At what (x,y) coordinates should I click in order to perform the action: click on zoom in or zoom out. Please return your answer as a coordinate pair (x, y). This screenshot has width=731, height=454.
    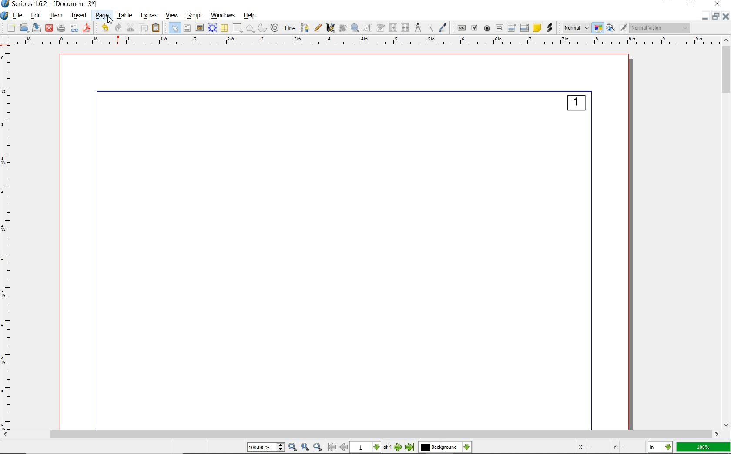
    Looking at the image, I should click on (355, 28).